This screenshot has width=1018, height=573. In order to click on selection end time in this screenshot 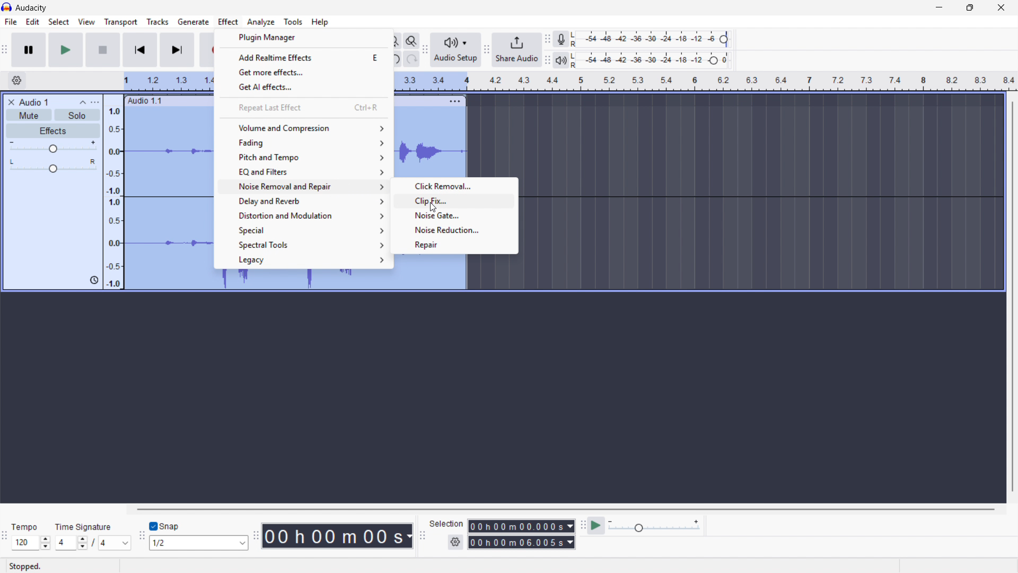, I will do `click(521, 543)`.